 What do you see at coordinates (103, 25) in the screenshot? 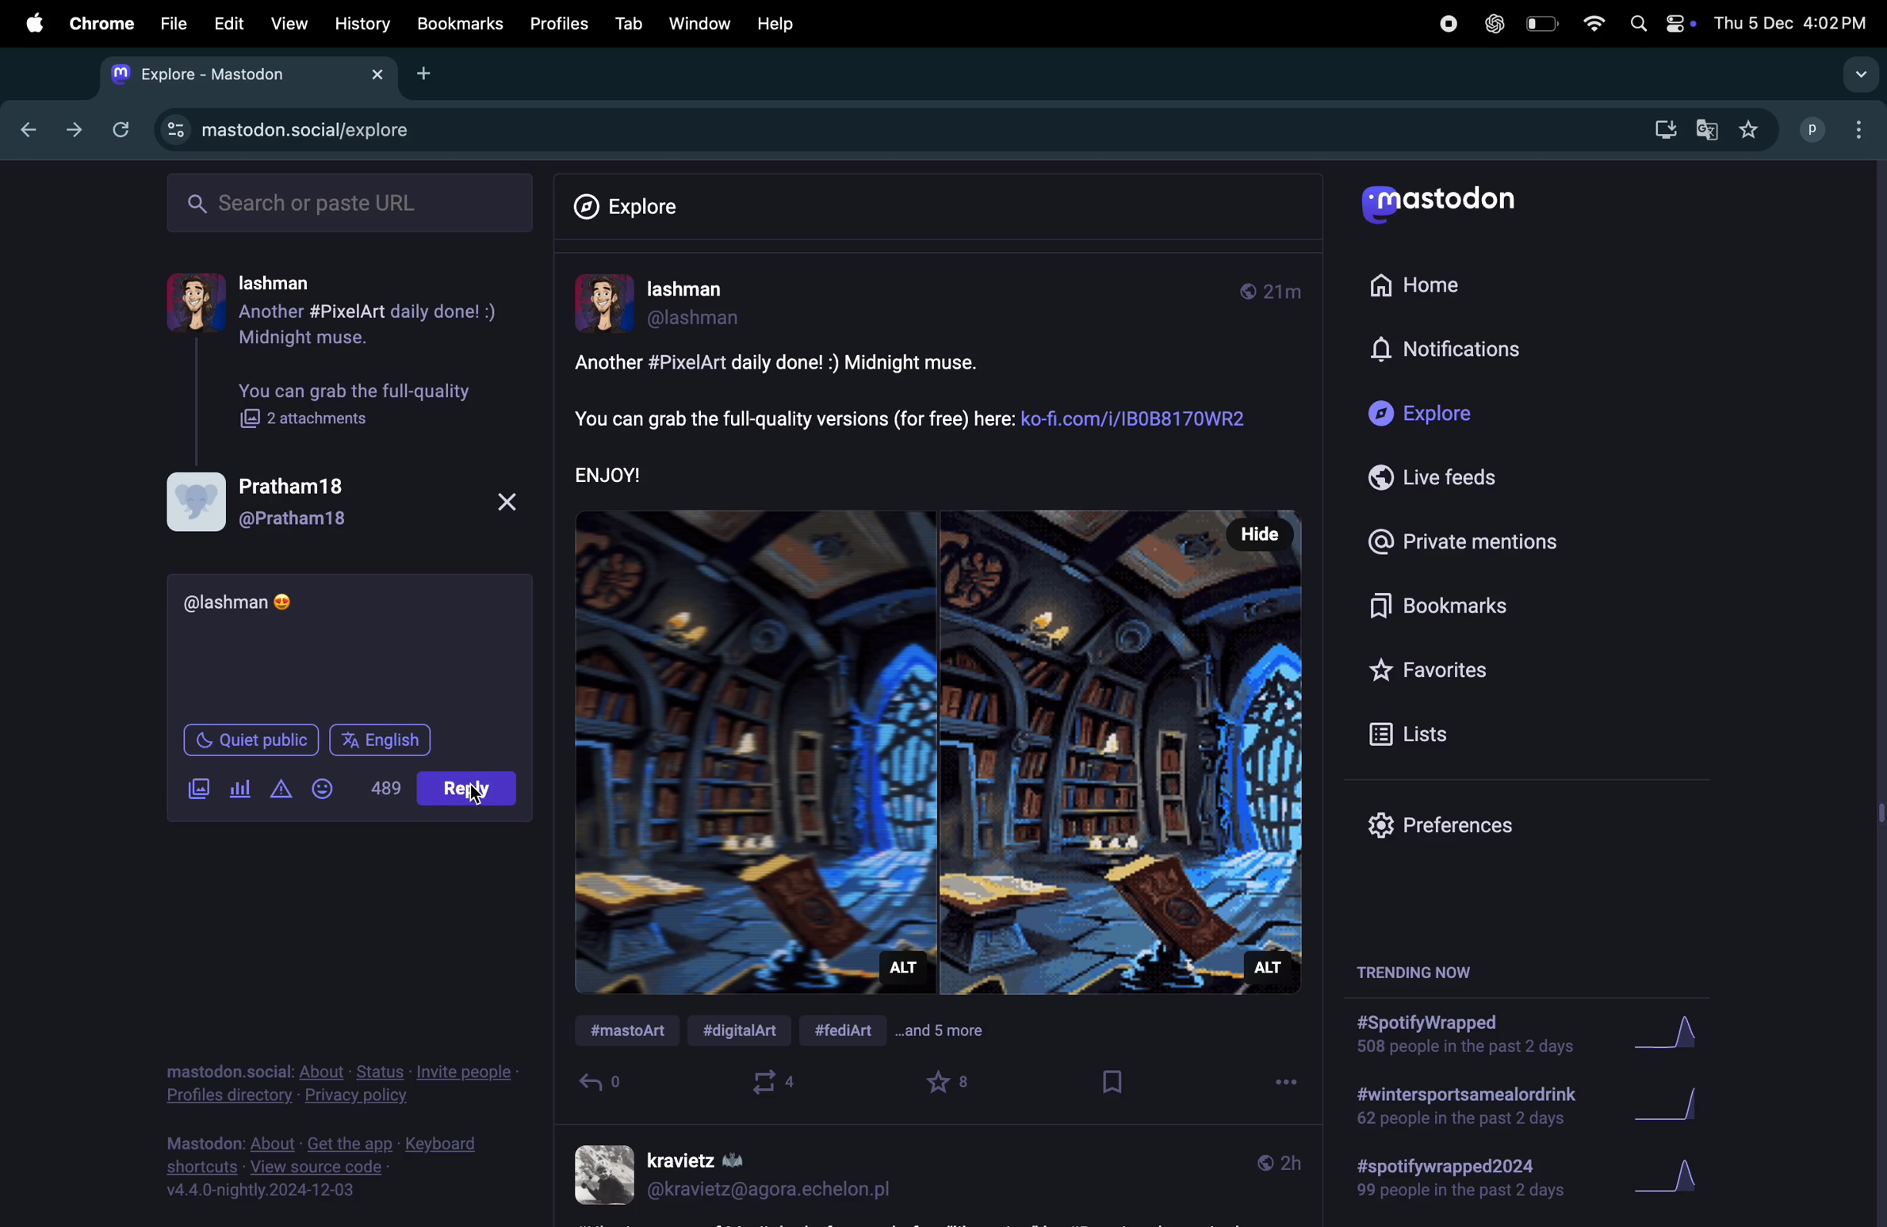
I see `chrome` at bounding box center [103, 25].